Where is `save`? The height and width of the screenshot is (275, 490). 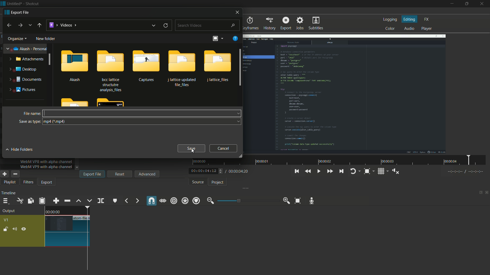
save is located at coordinates (191, 148).